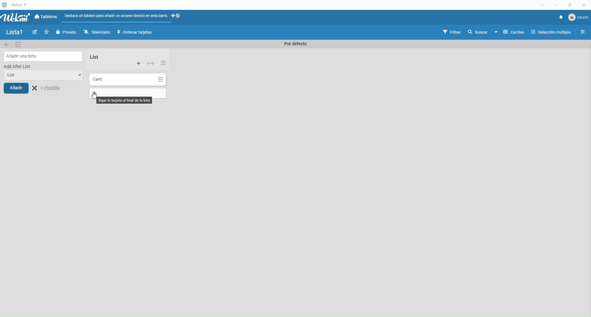  What do you see at coordinates (36, 33) in the screenshot?
I see `Tag` at bounding box center [36, 33].